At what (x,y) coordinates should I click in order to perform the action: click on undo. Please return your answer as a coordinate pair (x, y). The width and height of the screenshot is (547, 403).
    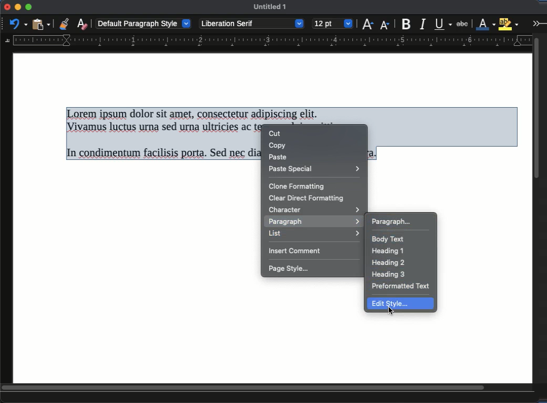
    Looking at the image, I should click on (19, 23).